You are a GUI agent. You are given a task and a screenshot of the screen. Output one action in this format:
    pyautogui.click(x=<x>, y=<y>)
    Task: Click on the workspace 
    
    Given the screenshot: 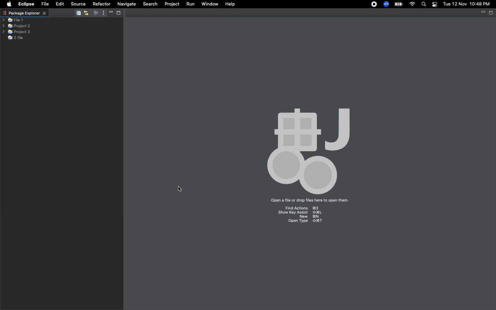 What is the action you would take?
    pyautogui.click(x=309, y=163)
    